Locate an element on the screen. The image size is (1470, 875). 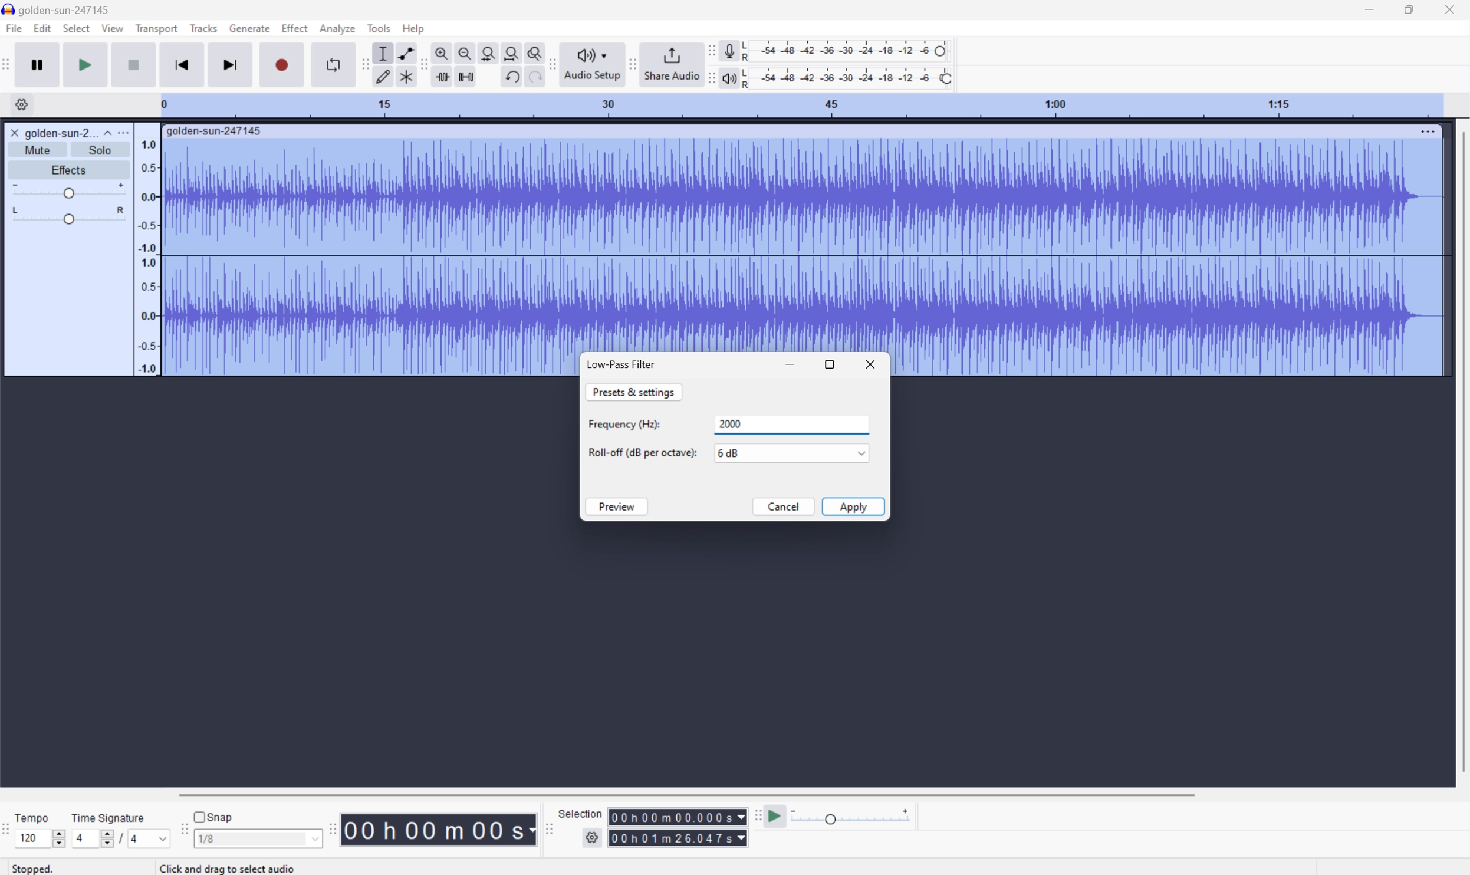
Drop Down is located at coordinates (859, 452).